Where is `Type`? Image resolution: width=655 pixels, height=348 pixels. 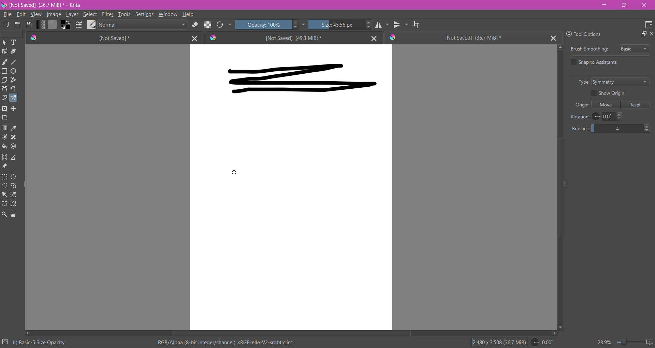 Type is located at coordinates (582, 82).